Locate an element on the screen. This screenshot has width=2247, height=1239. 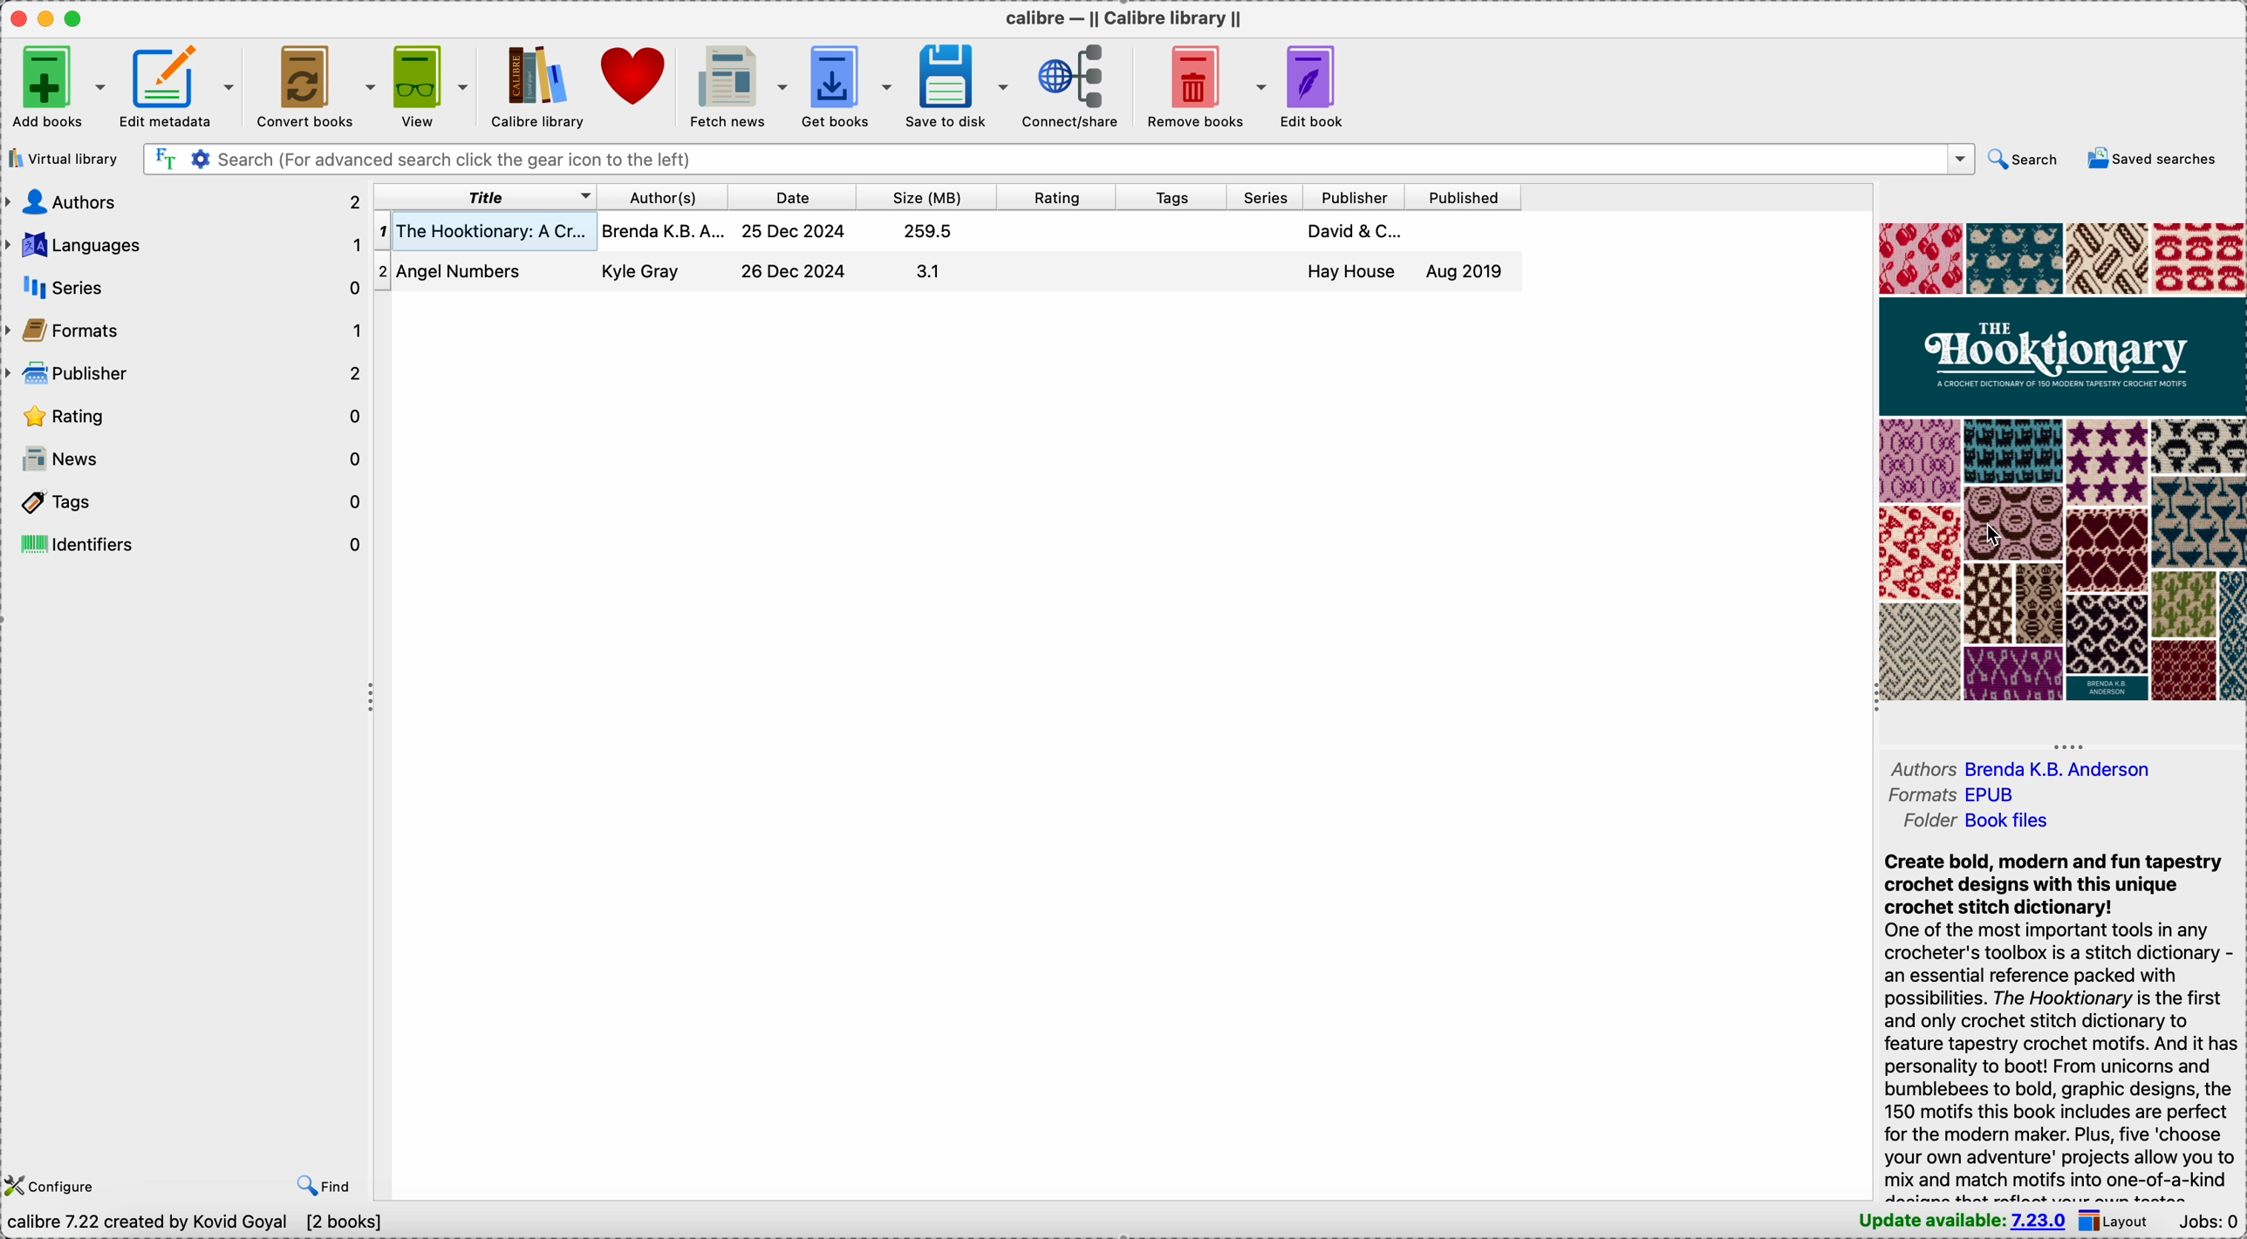
size is located at coordinates (925, 197).